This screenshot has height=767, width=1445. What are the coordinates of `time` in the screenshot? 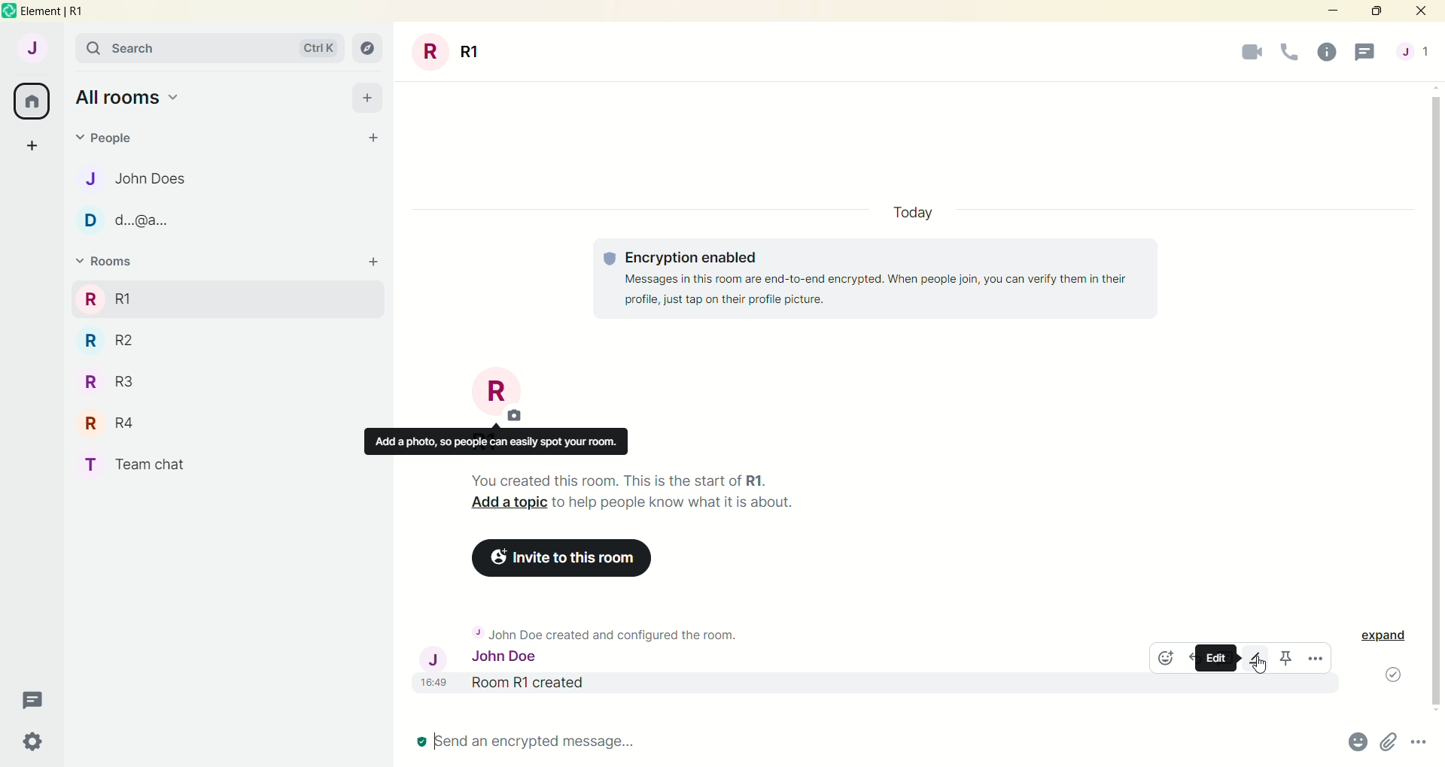 It's located at (435, 687).